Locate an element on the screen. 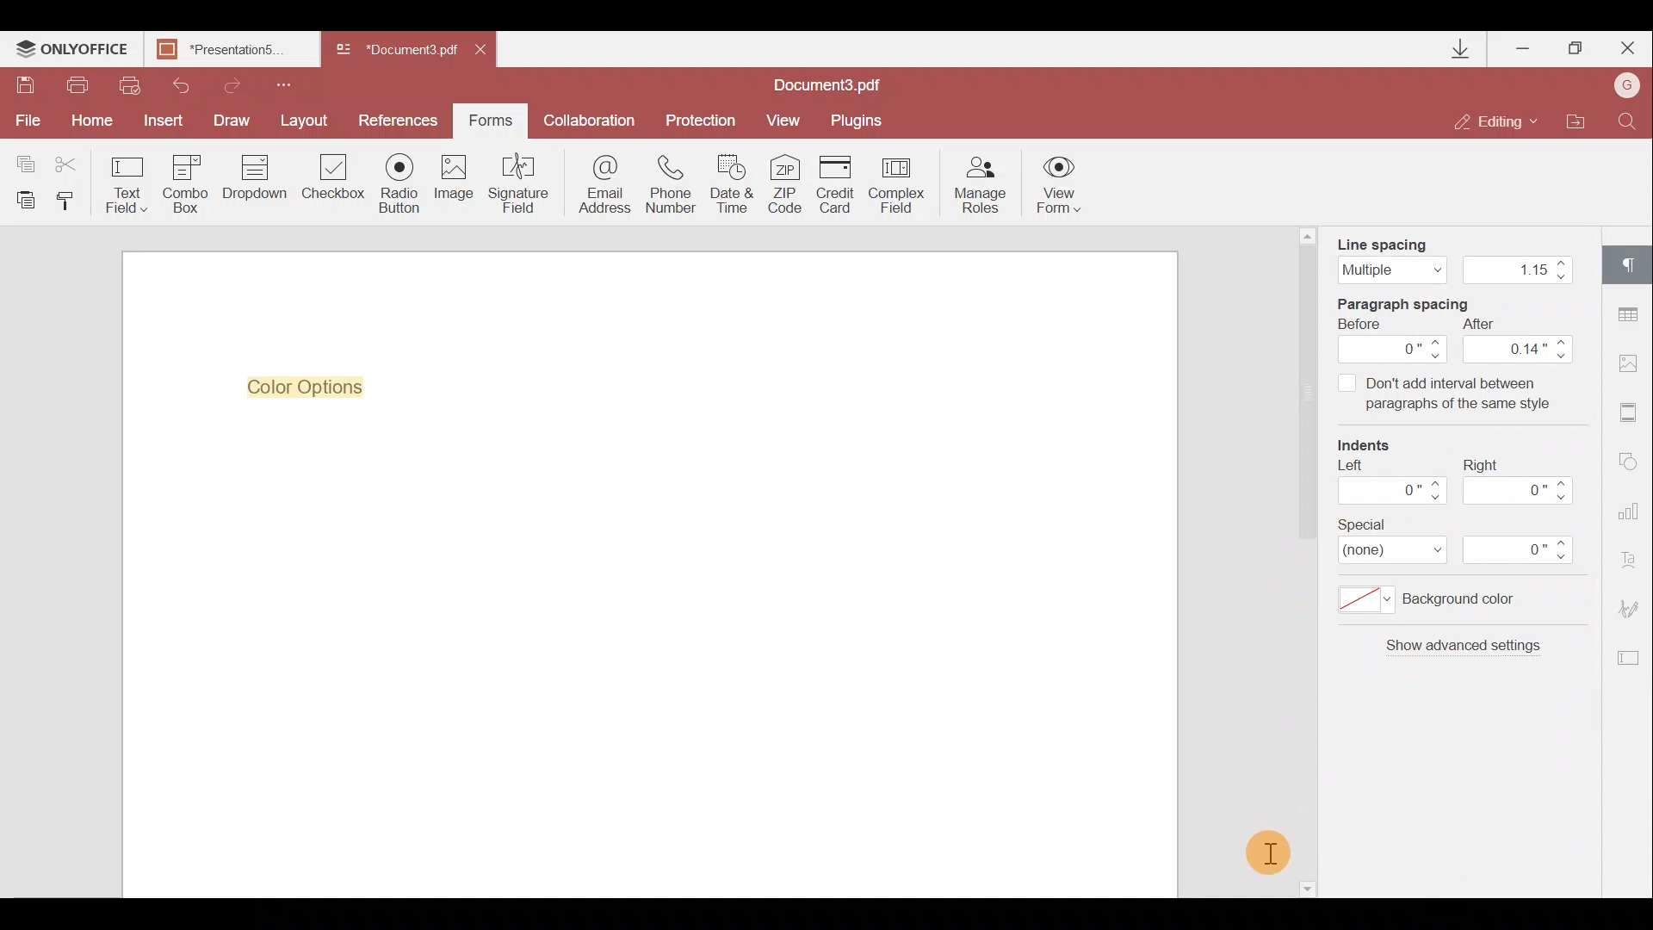 This screenshot has width=1653, height=930. Document name is located at coordinates (237, 51).